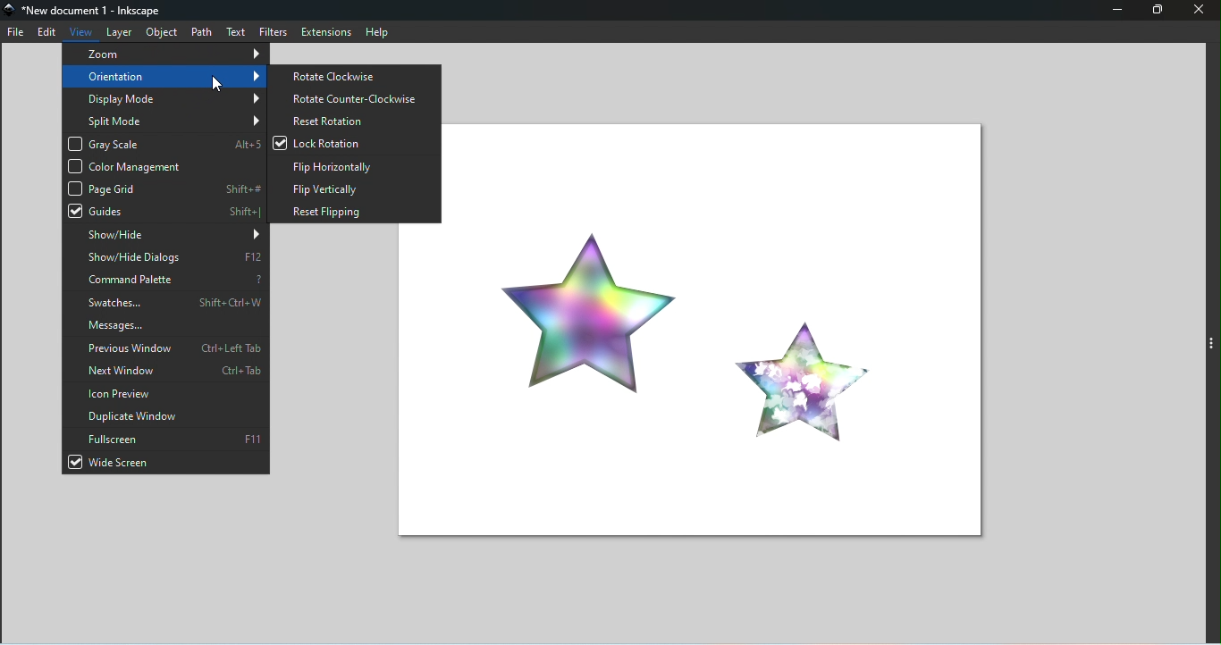  What do you see at coordinates (164, 212) in the screenshot?
I see `Guides` at bounding box center [164, 212].